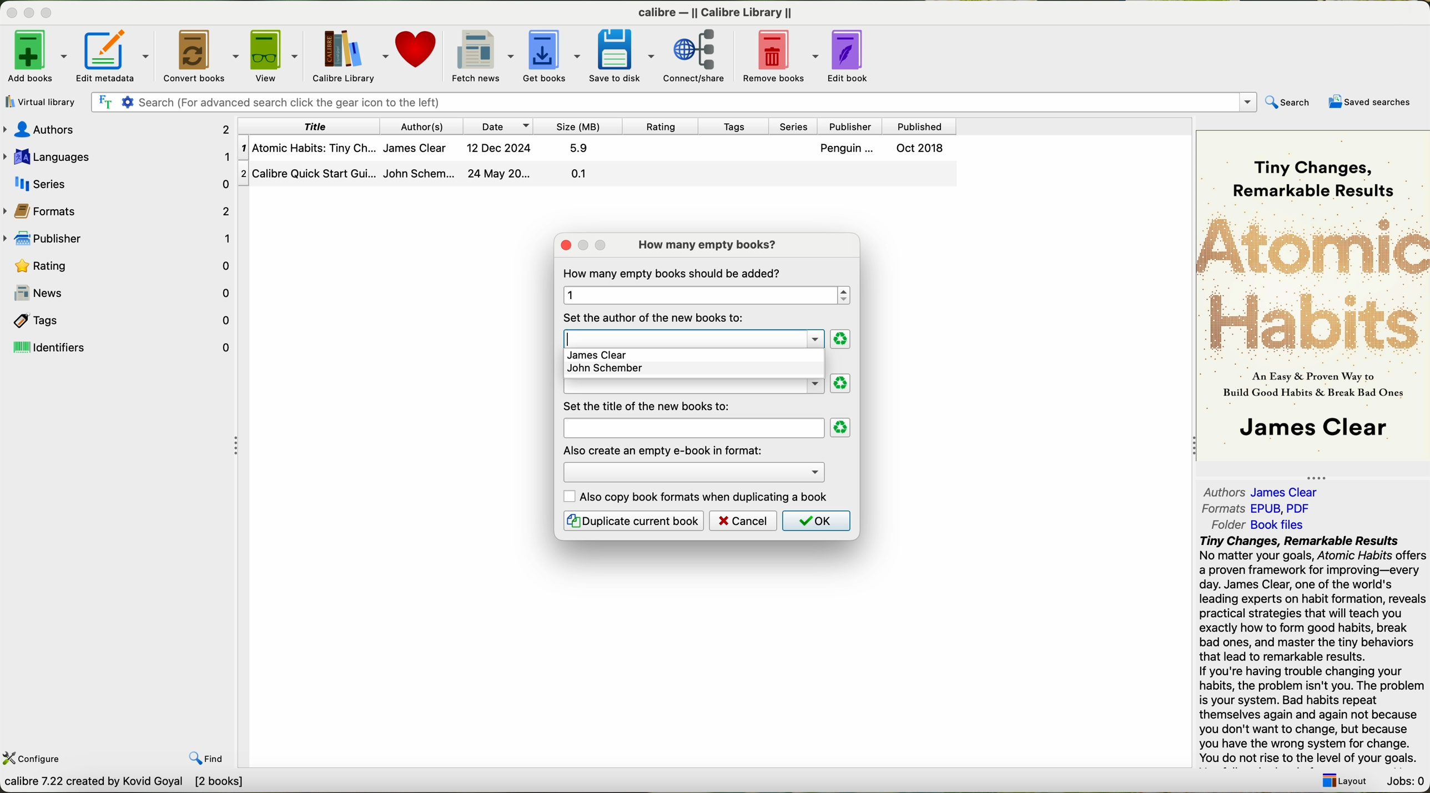 This screenshot has width=1430, height=793. Describe the element at coordinates (9, 9) in the screenshot. I see `close program` at that location.